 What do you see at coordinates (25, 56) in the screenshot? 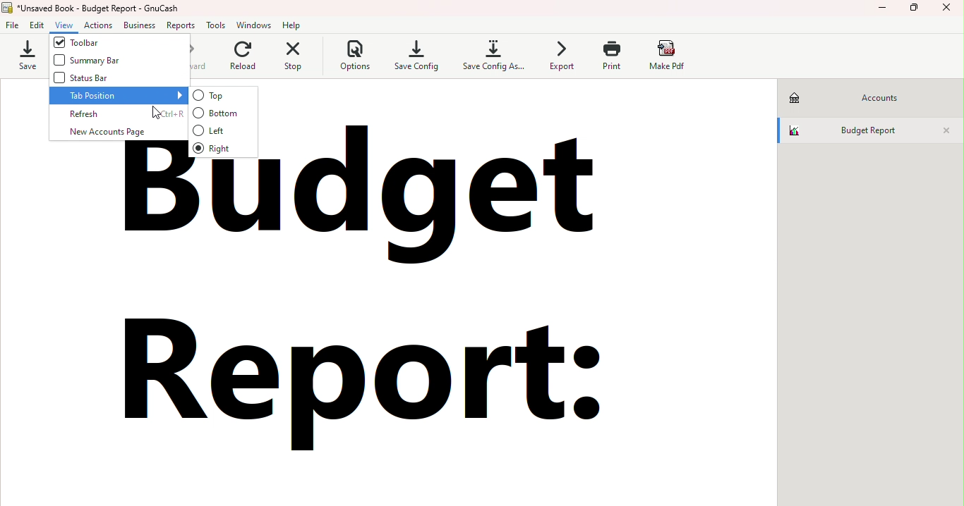
I see `Save` at bounding box center [25, 56].